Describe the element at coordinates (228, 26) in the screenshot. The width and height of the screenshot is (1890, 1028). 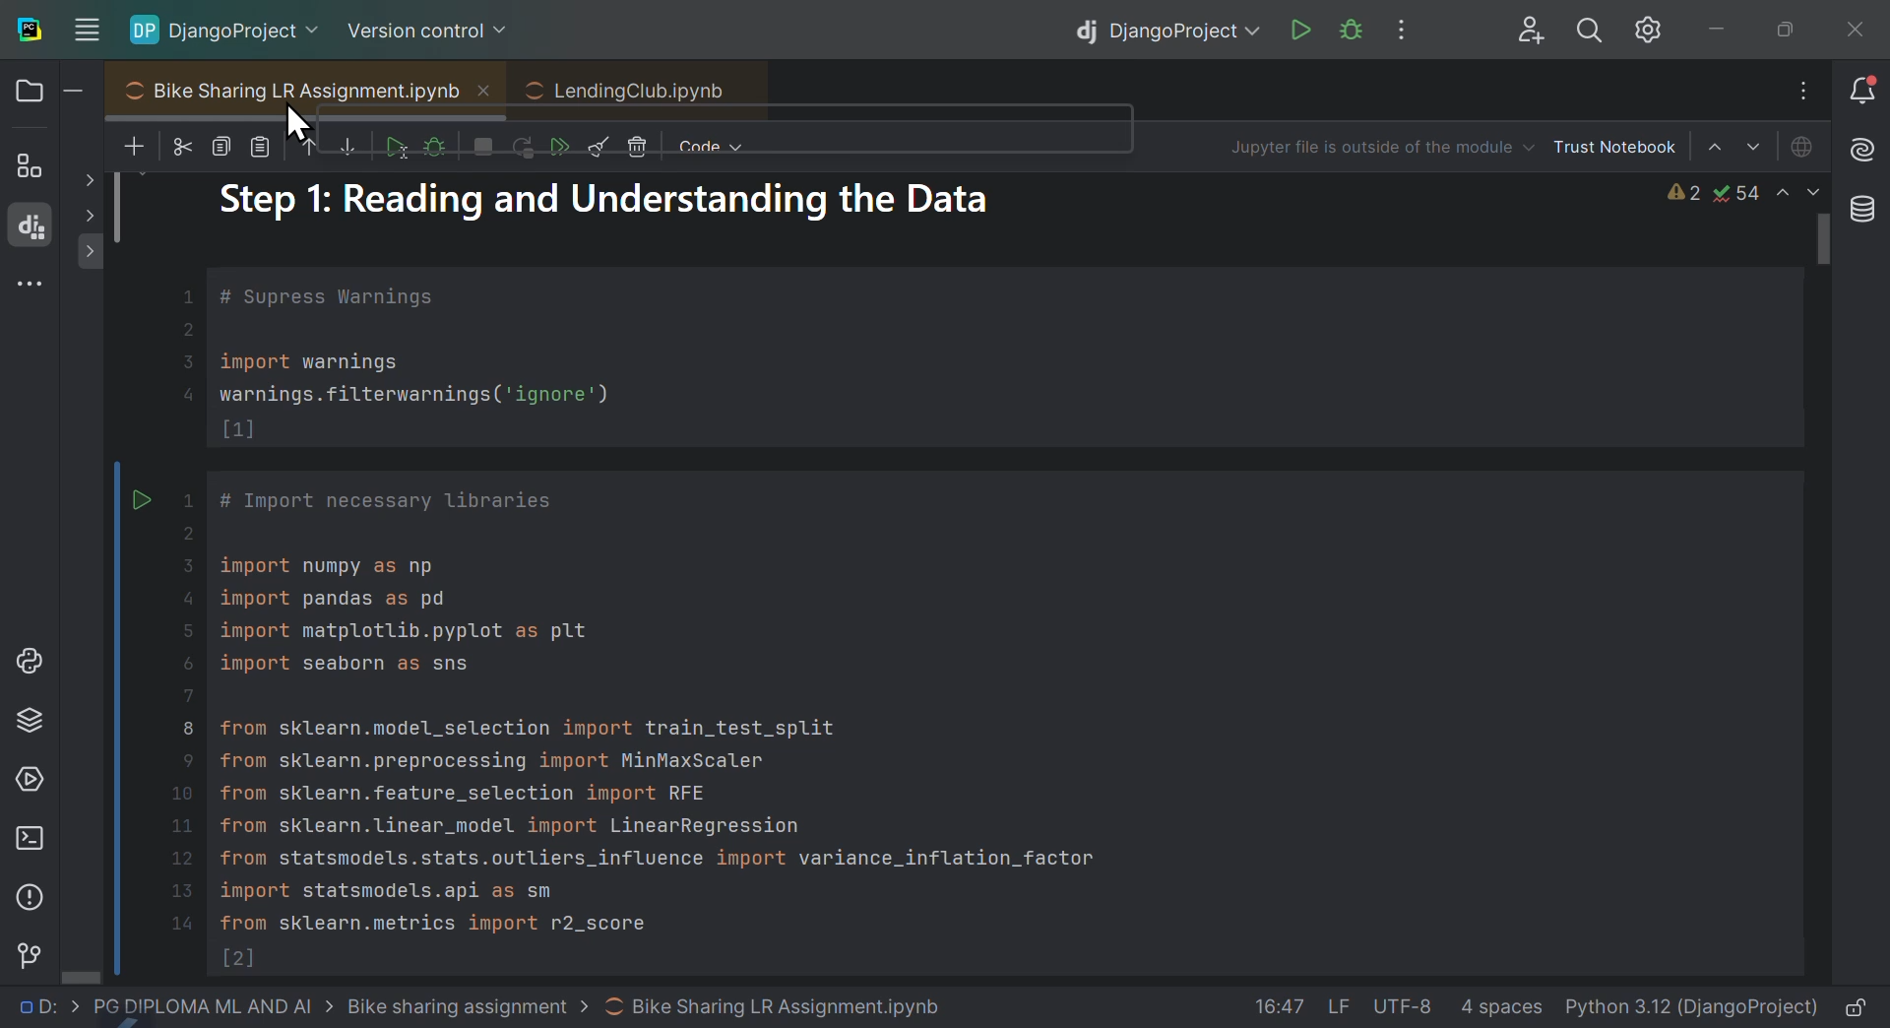
I see `Django project` at that location.